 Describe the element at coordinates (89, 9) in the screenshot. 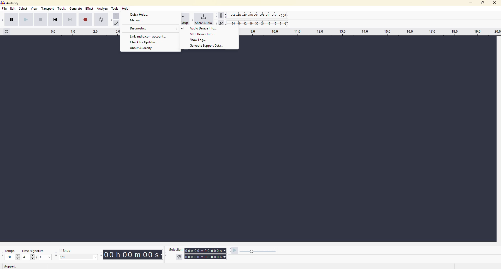

I see `effect` at that location.